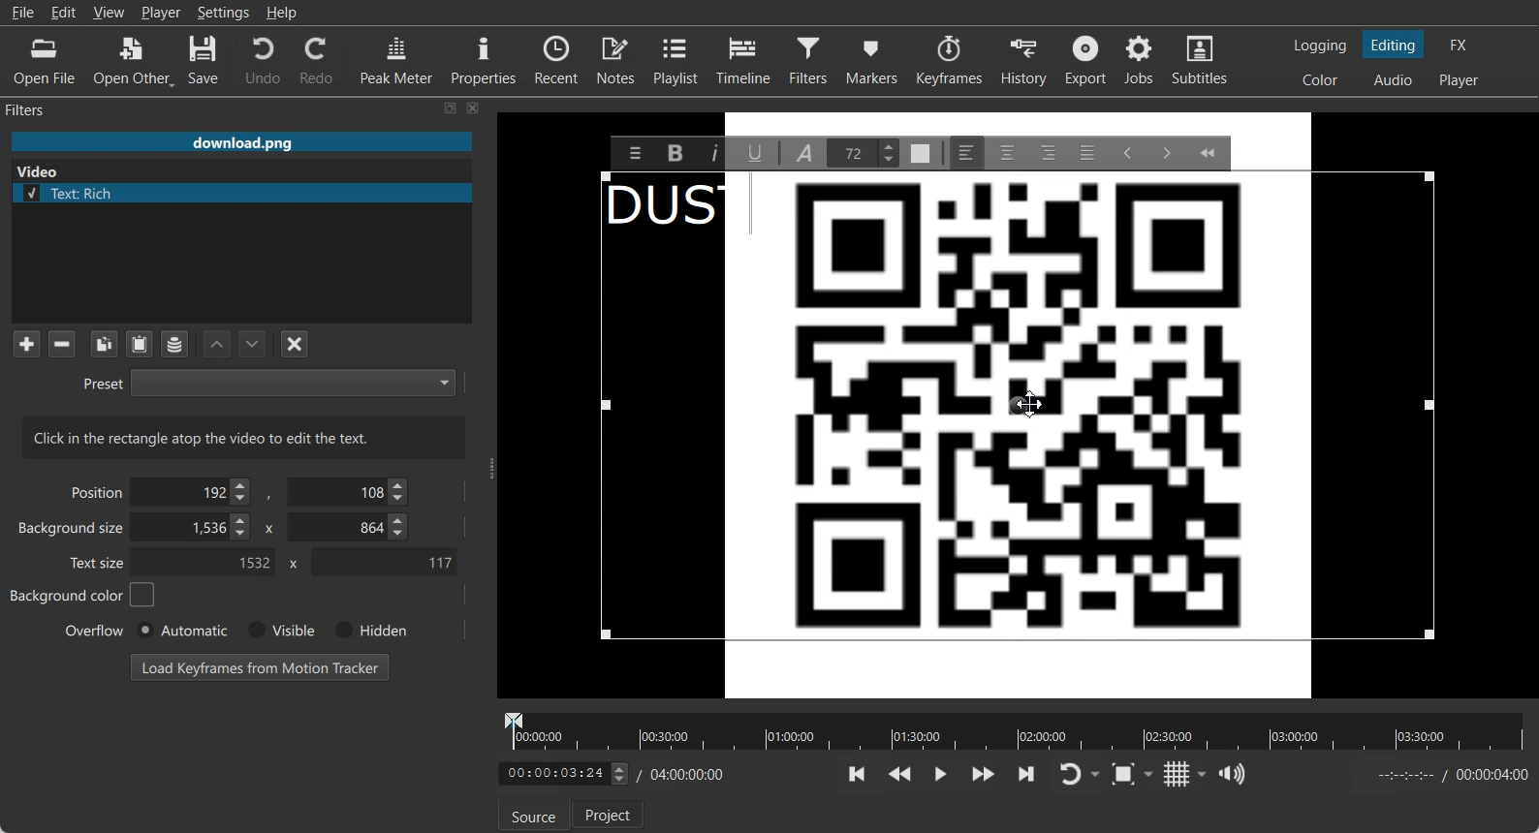  Describe the element at coordinates (1026, 60) in the screenshot. I see `History` at that location.